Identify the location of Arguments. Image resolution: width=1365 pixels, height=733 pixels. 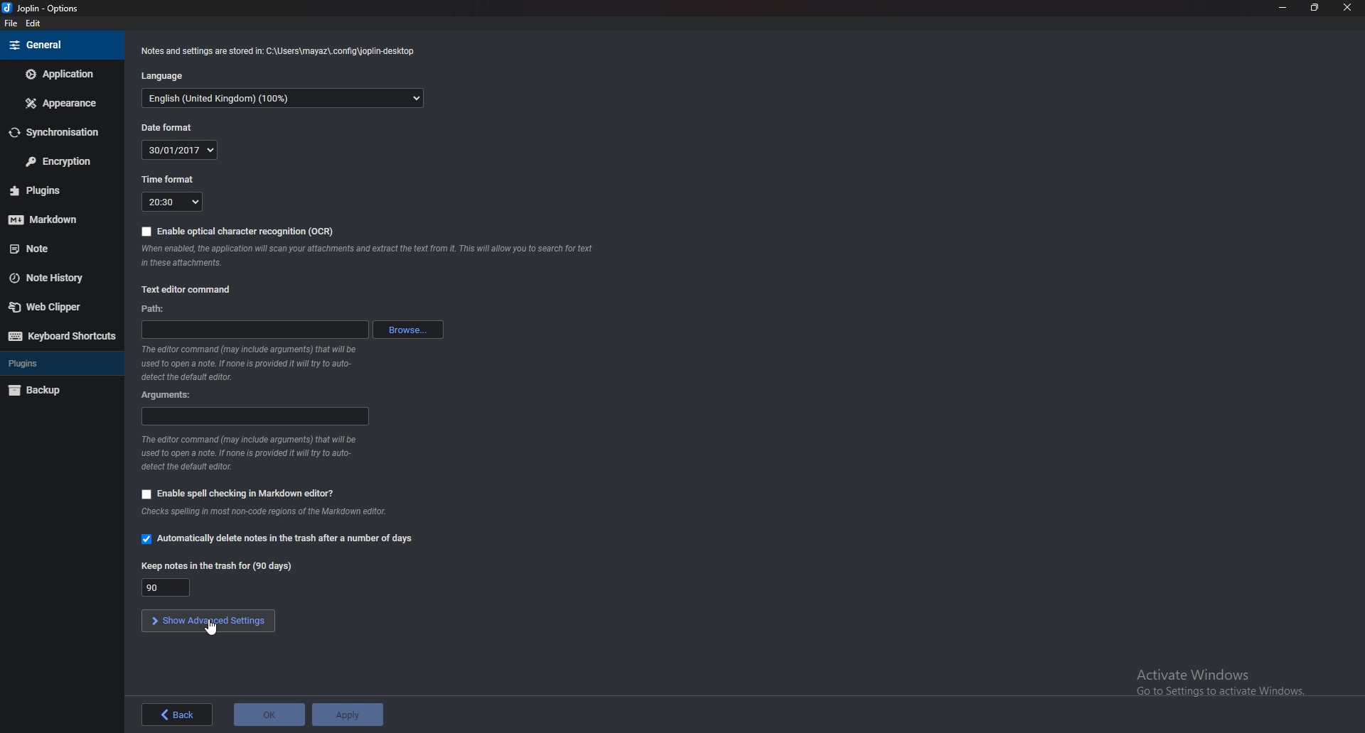
(173, 396).